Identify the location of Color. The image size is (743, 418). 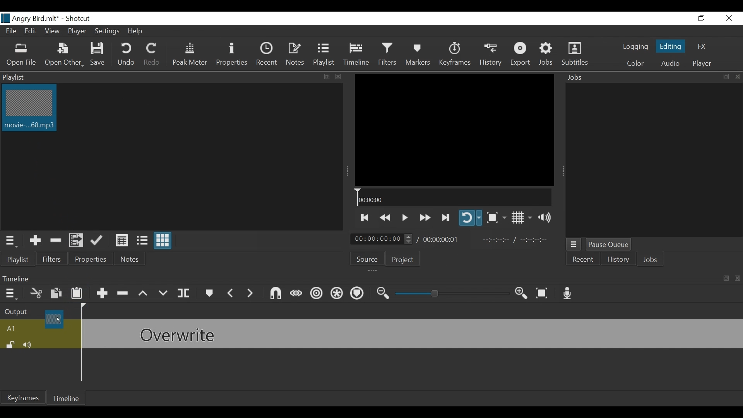
(635, 64).